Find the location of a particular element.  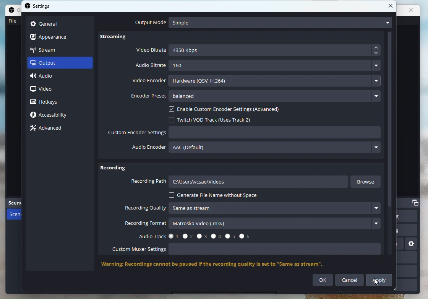

Recording path is located at coordinates (239, 183).